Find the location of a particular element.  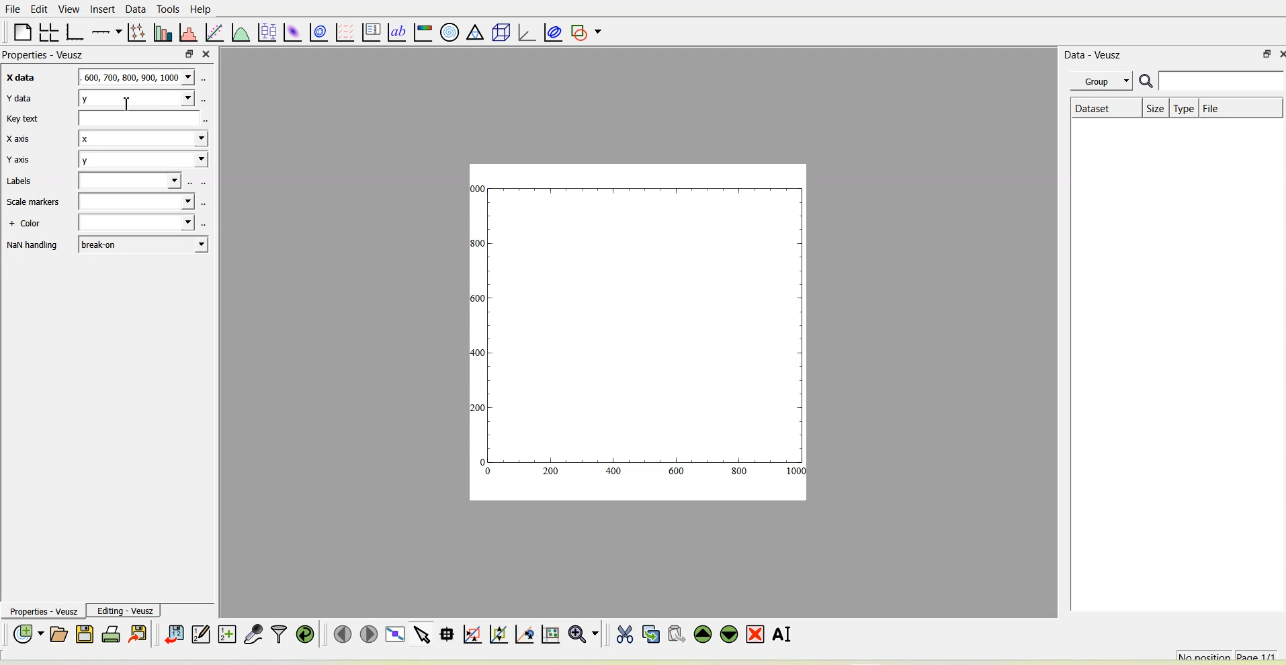

Move the selected widget down is located at coordinates (728, 635).